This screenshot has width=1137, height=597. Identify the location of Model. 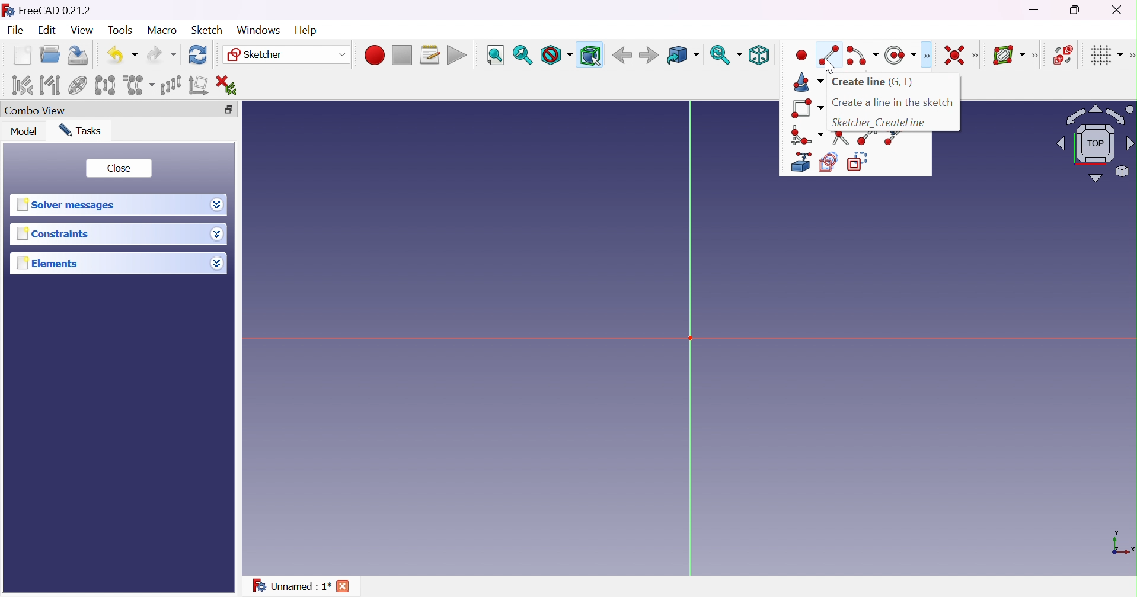
(24, 132).